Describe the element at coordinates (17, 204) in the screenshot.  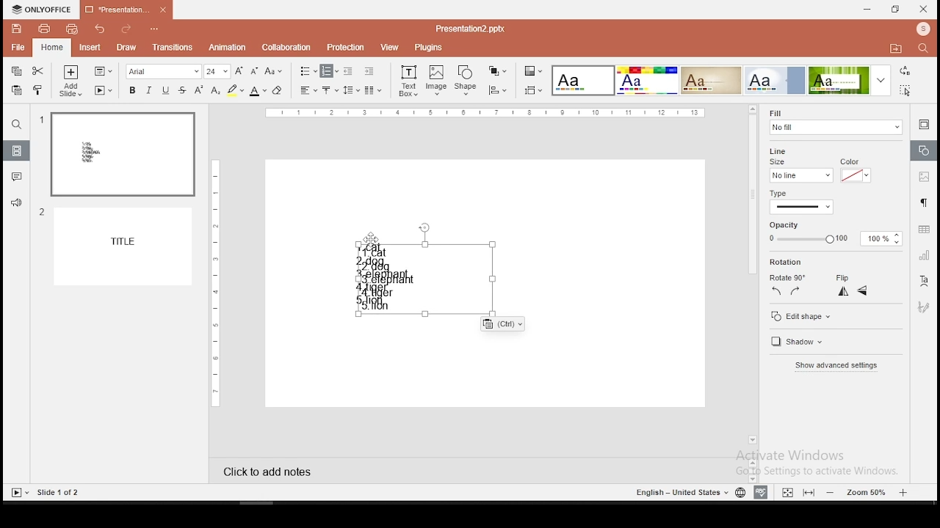
I see `support and feedback` at that location.